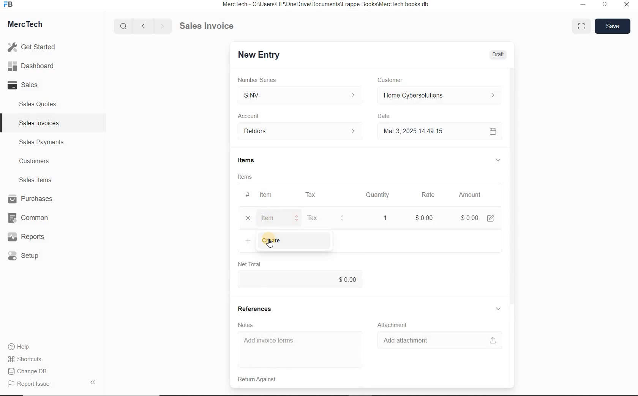  I want to click on hide sub menu, so click(497, 160).